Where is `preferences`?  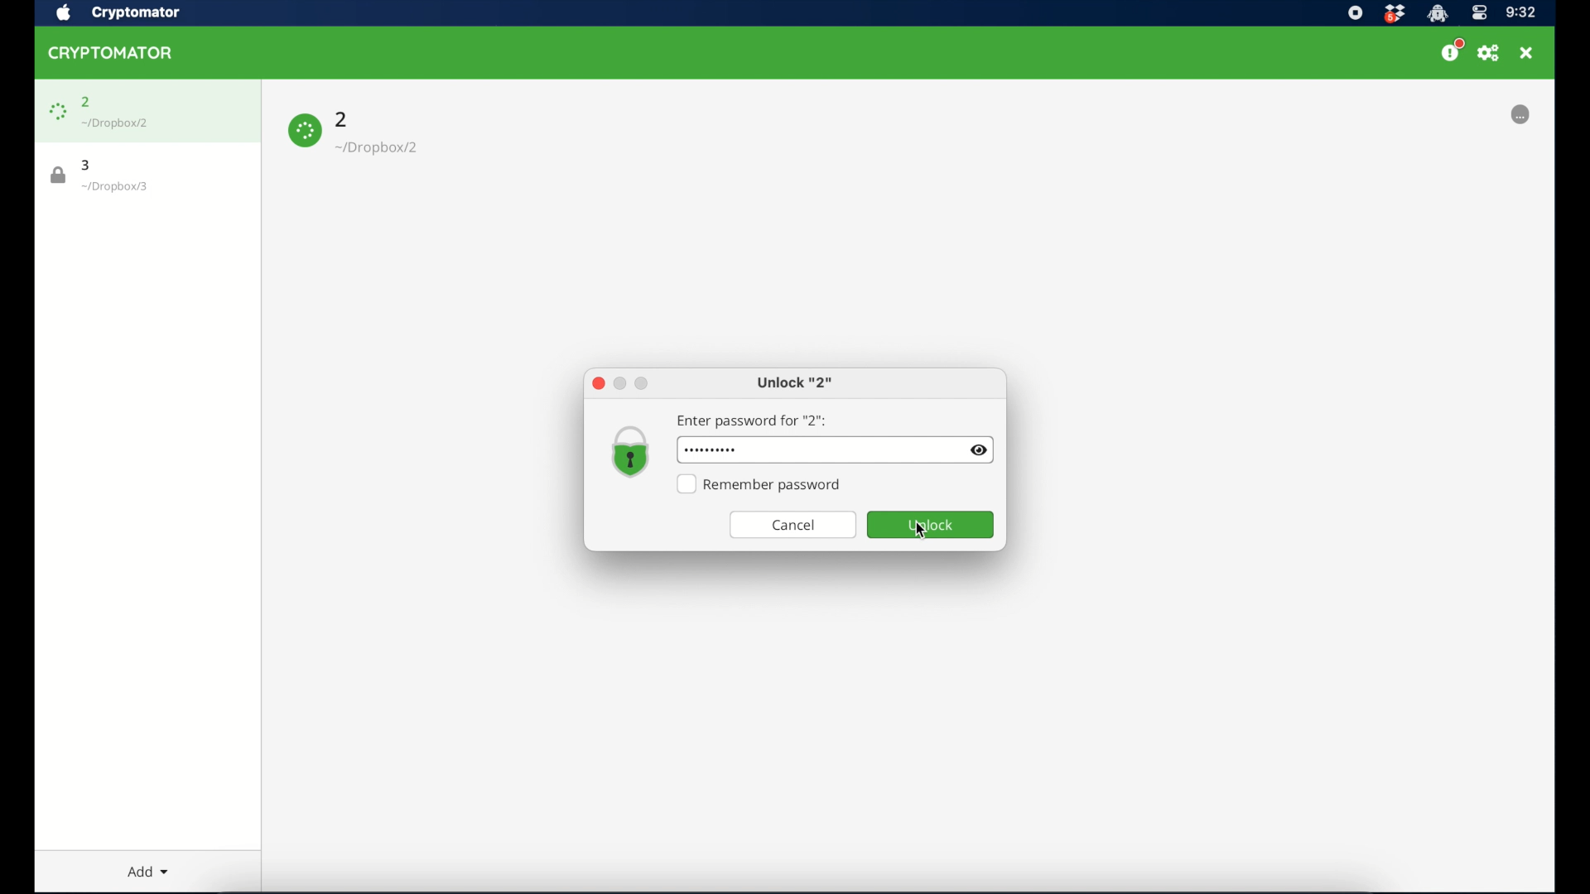
preferences is located at coordinates (1490, 53).